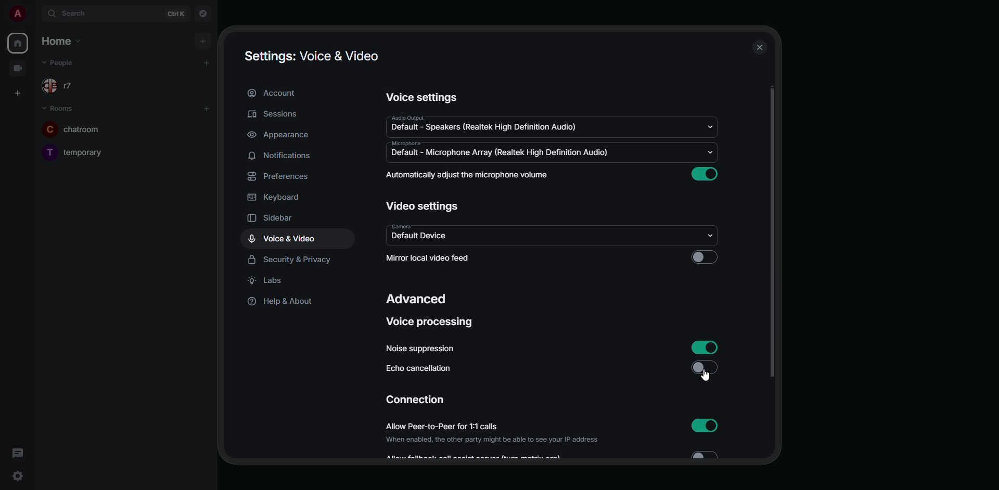 The width and height of the screenshot is (999, 490). I want to click on drop down, so click(709, 126).